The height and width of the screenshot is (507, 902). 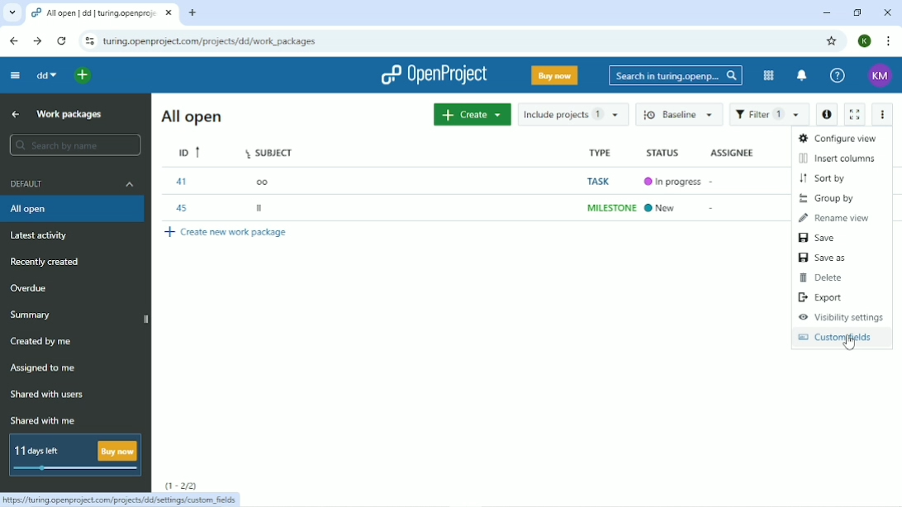 What do you see at coordinates (72, 145) in the screenshot?
I see `Search by name` at bounding box center [72, 145].